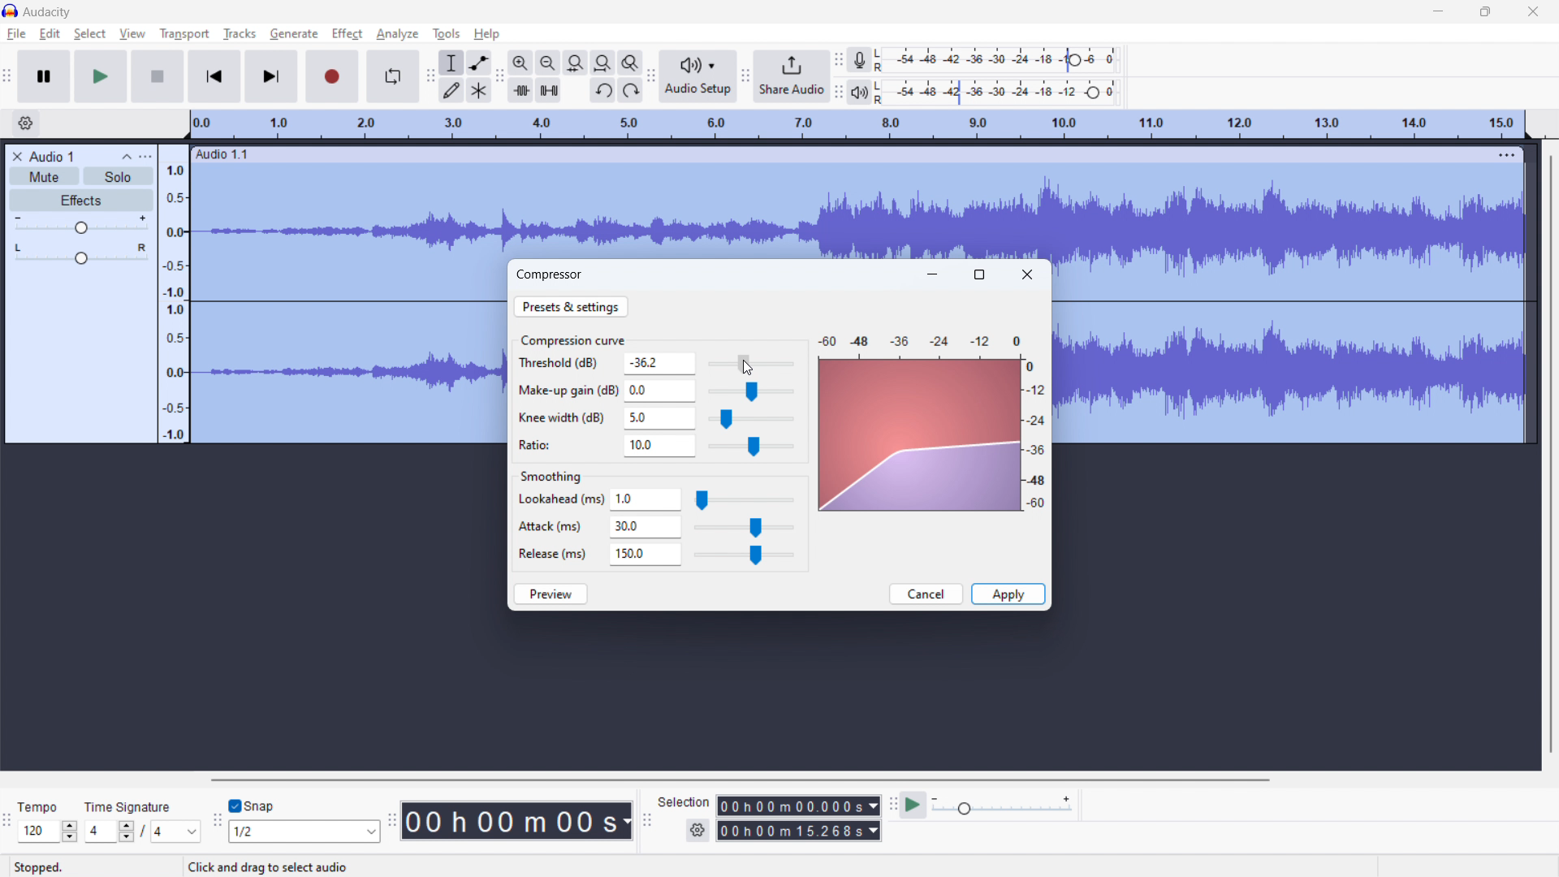  Describe the element at coordinates (80, 225) in the screenshot. I see `volume` at that location.